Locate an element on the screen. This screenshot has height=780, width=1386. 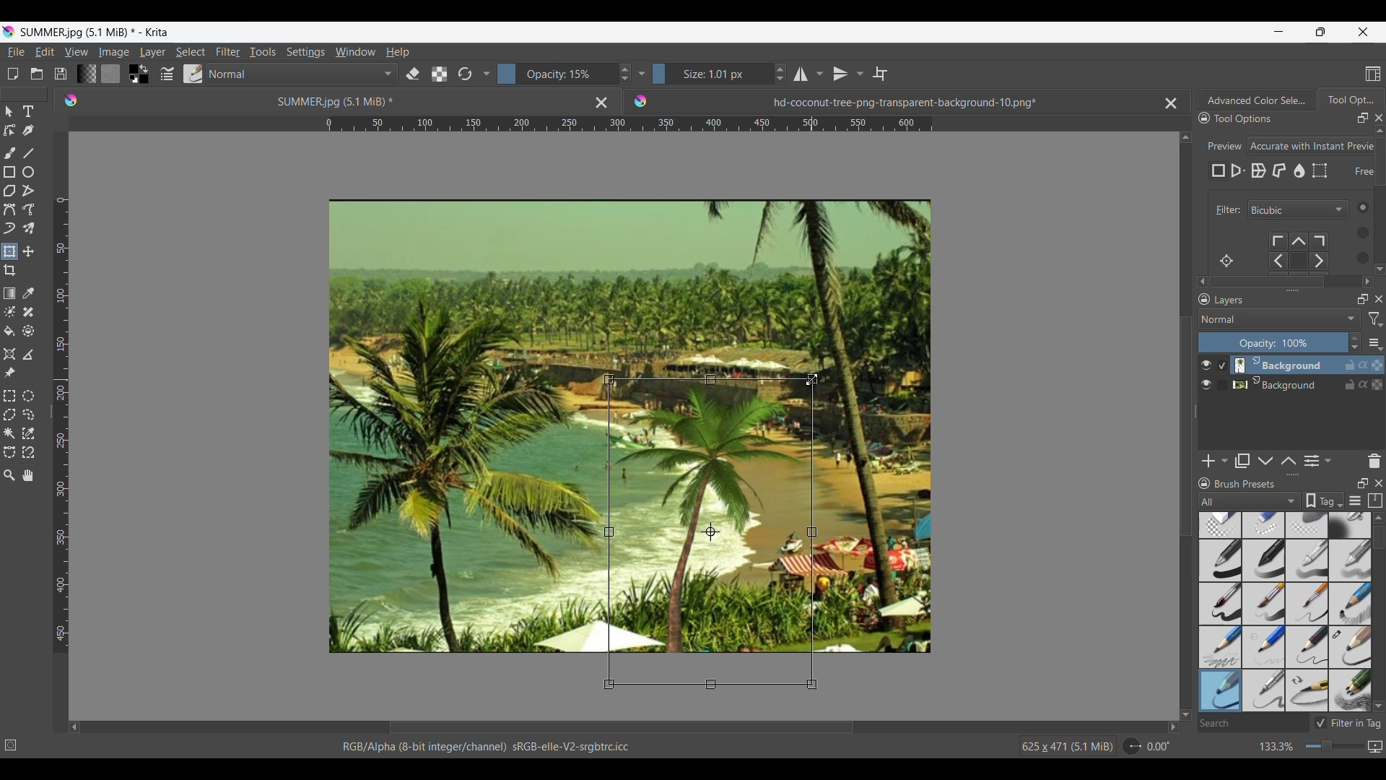
RGB/Alpha (8-bit integer/channel) sRGB-elle-V2-srgbtrc.icc is located at coordinates (493, 747).